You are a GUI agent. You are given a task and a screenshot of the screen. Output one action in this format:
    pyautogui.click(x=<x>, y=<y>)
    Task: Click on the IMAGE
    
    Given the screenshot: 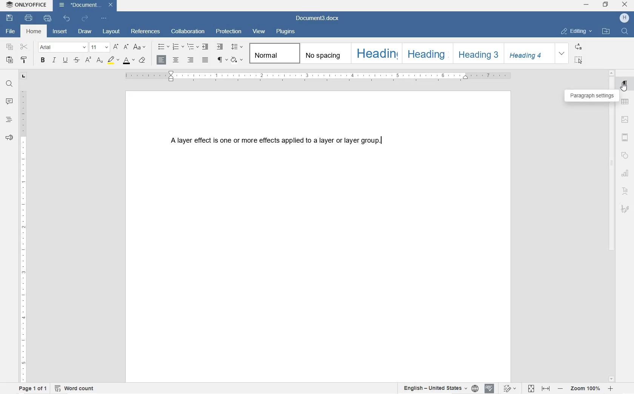 What is the action you would take?
    pyautogui.click(x=625, y=120)
    